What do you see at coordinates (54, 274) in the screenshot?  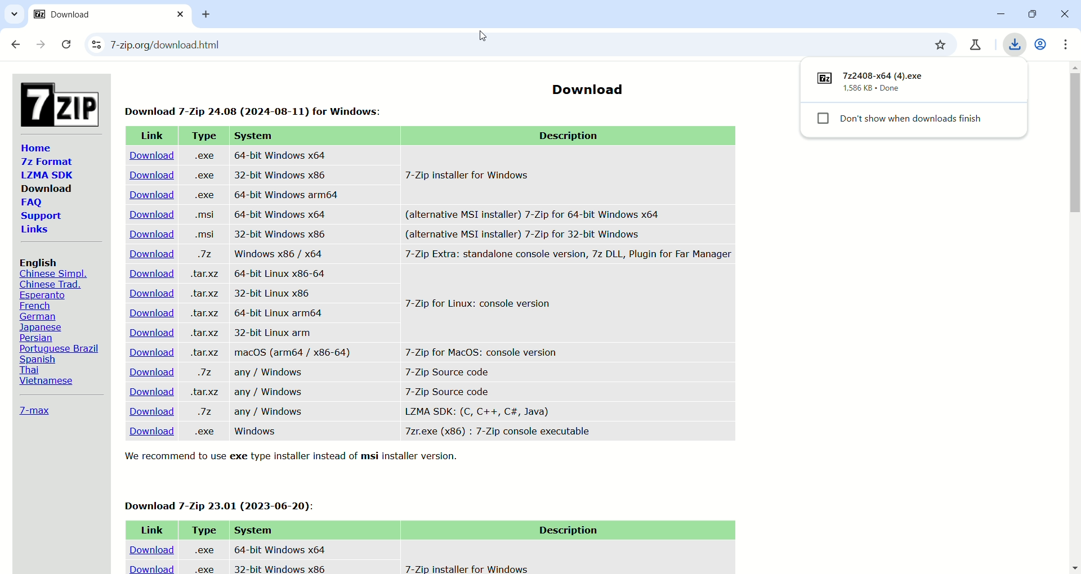 I see `Chinese Simpl.` at bounding box center [54, 274].